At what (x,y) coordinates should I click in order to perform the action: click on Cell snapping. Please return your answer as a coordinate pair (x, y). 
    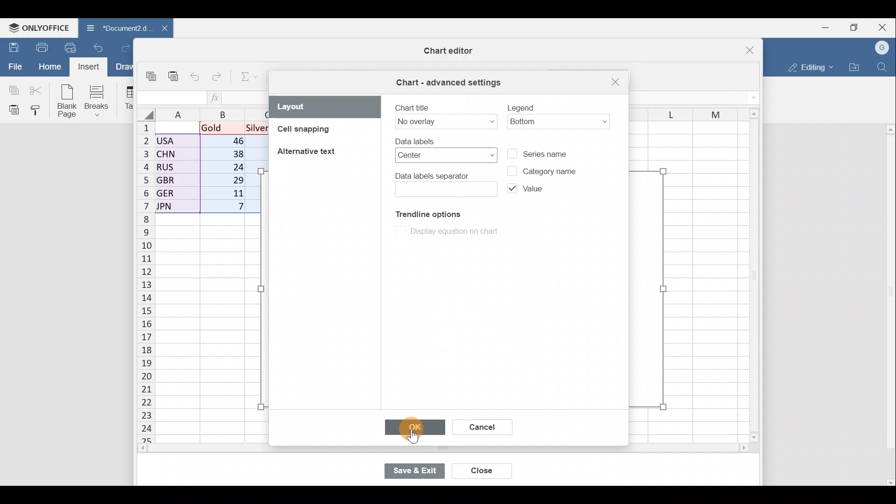
    Looking at the image, I should click on (317, 132).